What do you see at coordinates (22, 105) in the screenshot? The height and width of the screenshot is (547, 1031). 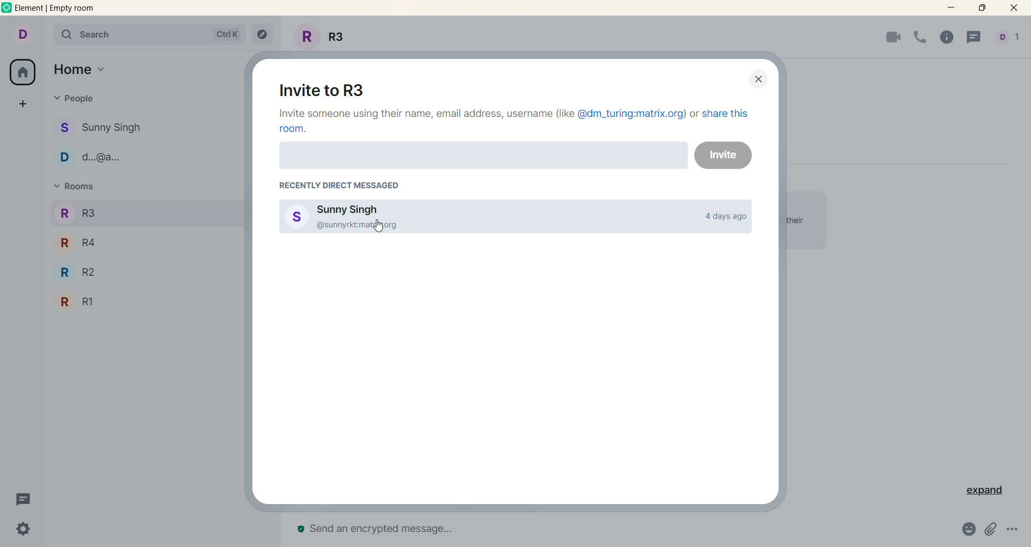 I see `create a space` at bounding box center [22, 105].